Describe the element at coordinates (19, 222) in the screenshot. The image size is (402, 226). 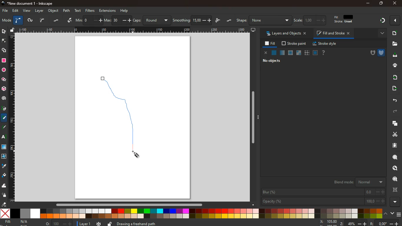
I see `fill` at that location.